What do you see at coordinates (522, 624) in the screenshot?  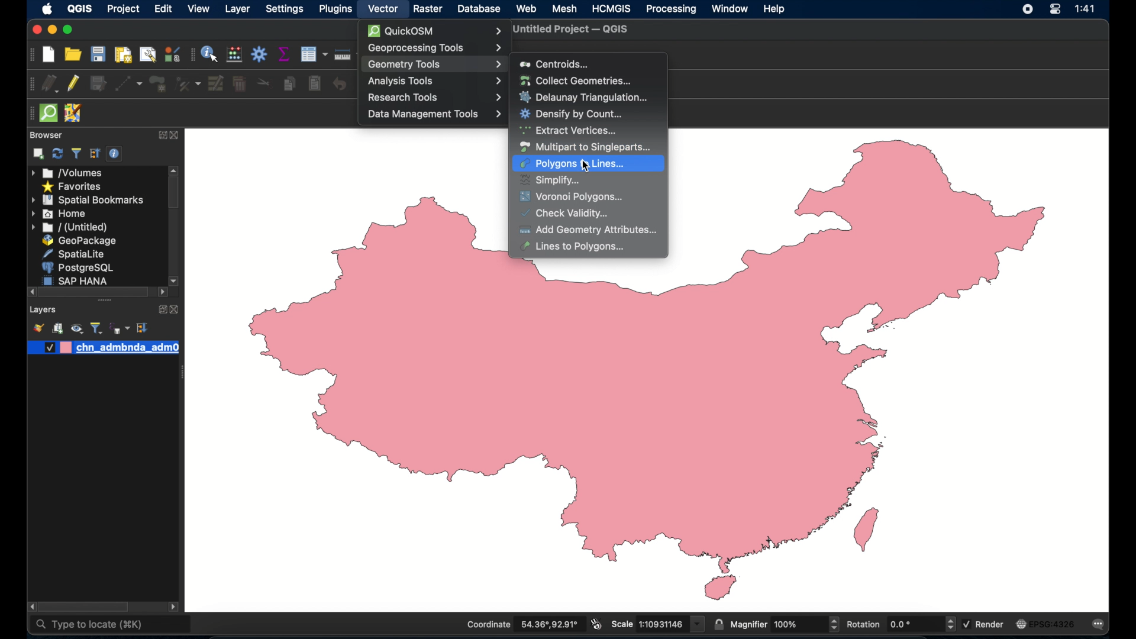 I see `coordinate` at bounding box center [522, 624].